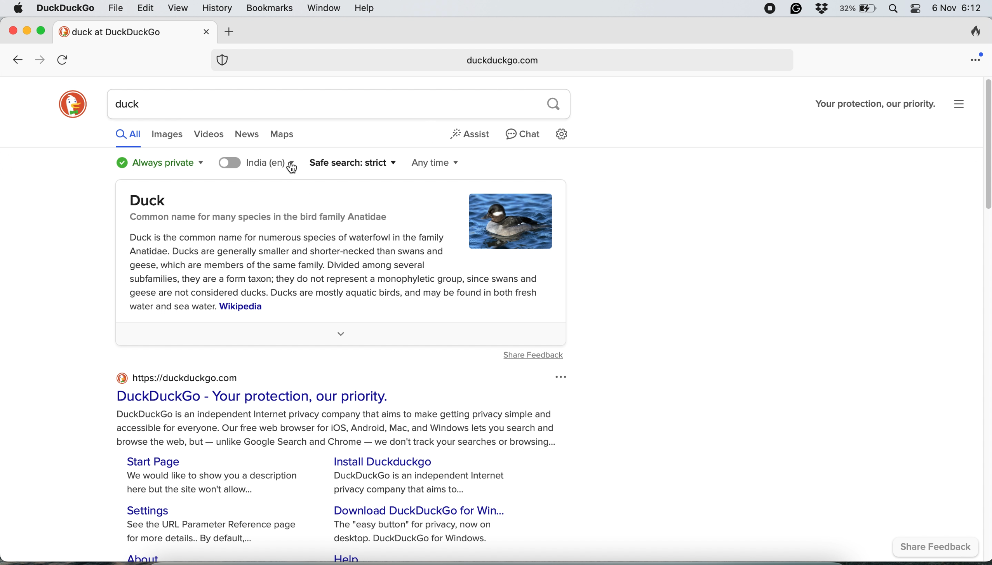 This screenshot has width=992, height=565. Describe the element at coordinates (157, 461) in the screenshot. I see `Start Page` at that location.